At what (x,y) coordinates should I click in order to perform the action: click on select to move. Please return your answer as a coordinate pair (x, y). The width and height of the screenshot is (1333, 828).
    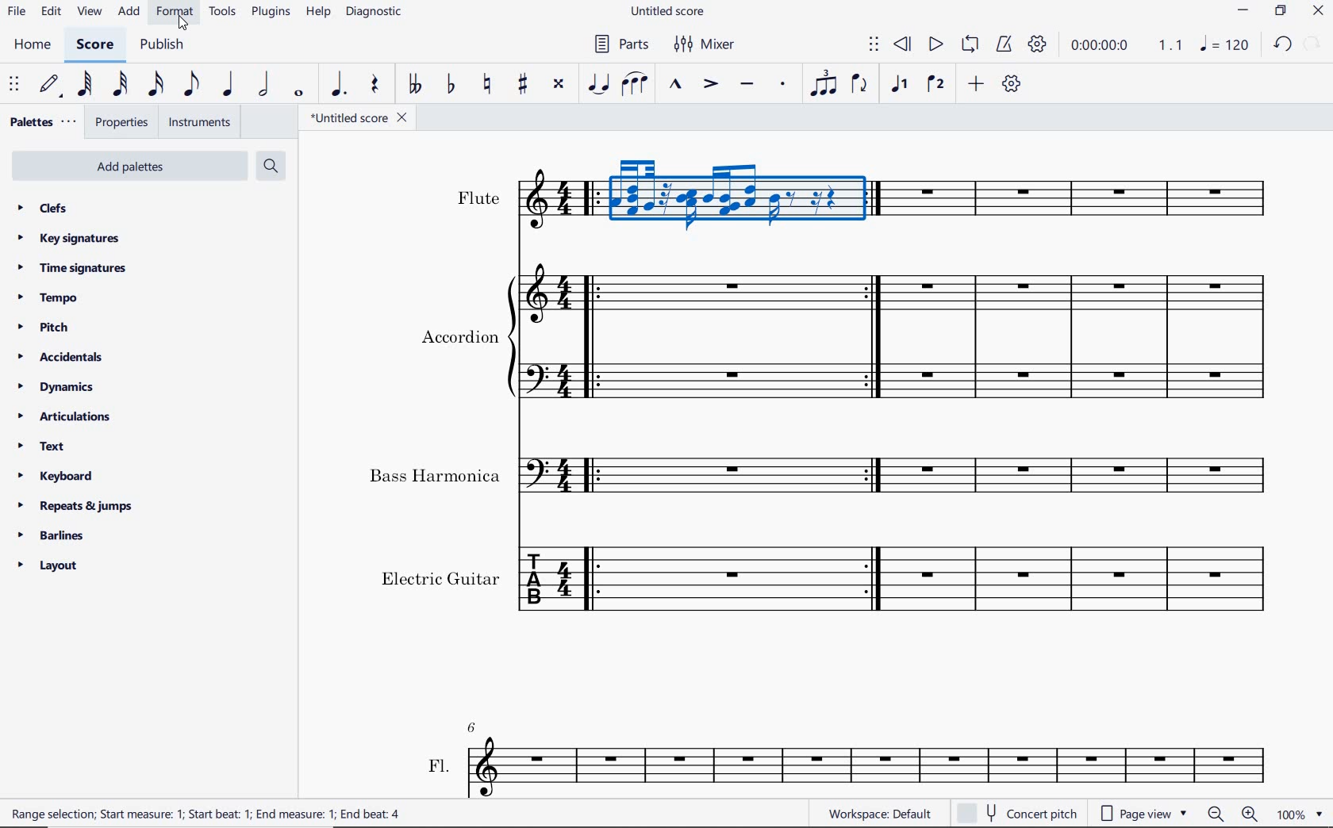
    Looking at the image, I should click on (874, 46).